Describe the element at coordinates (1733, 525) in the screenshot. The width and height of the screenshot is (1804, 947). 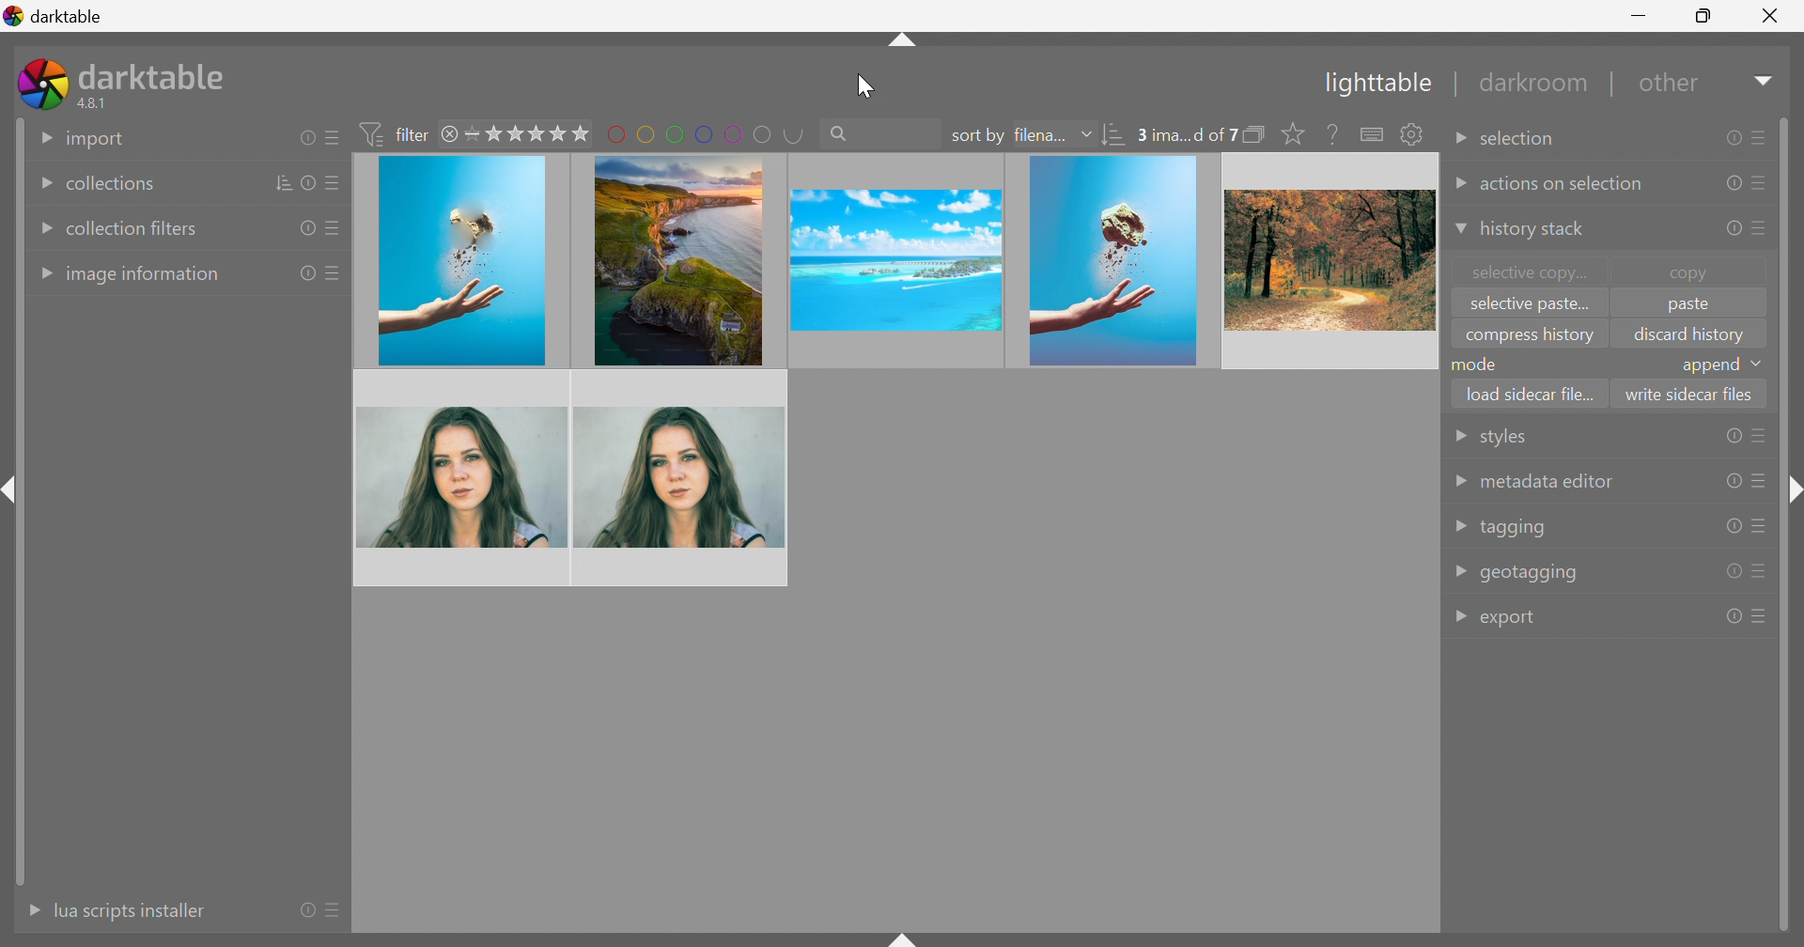
I see `reset` at that location.